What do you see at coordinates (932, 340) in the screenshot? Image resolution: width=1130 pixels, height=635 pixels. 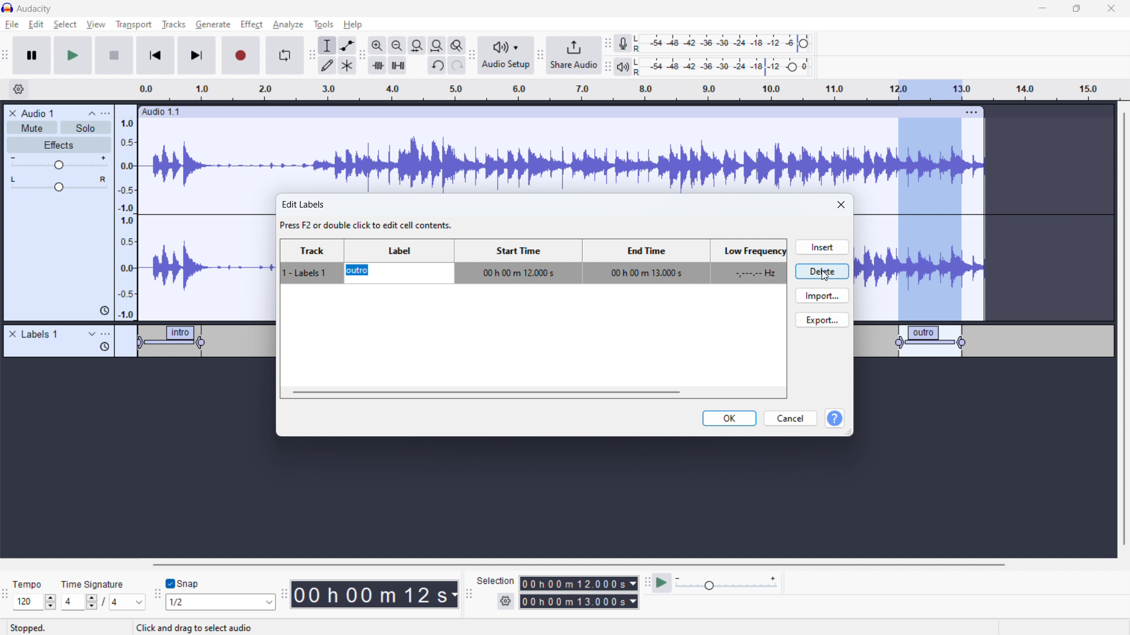 I see `label 3` at bounding box center [932, 340].